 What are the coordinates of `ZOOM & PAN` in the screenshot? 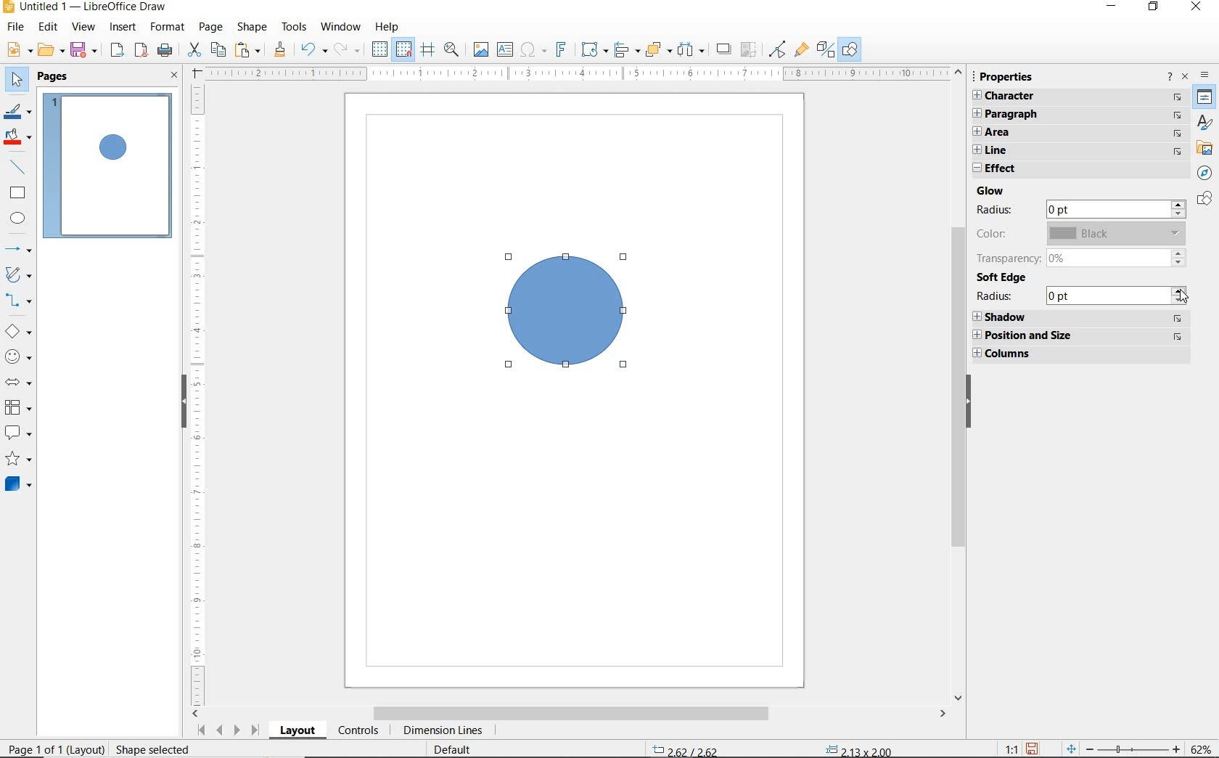 It's located at (453, 51).